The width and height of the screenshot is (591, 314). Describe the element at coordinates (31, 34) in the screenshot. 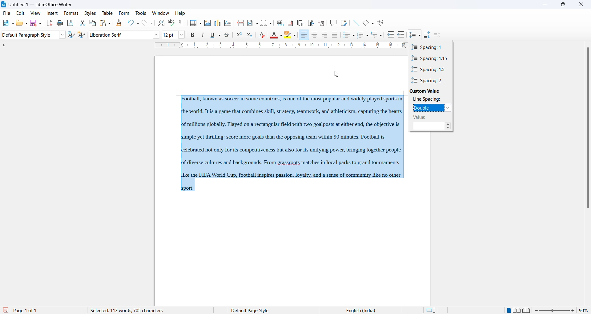

I see `paragraph style` at that location.